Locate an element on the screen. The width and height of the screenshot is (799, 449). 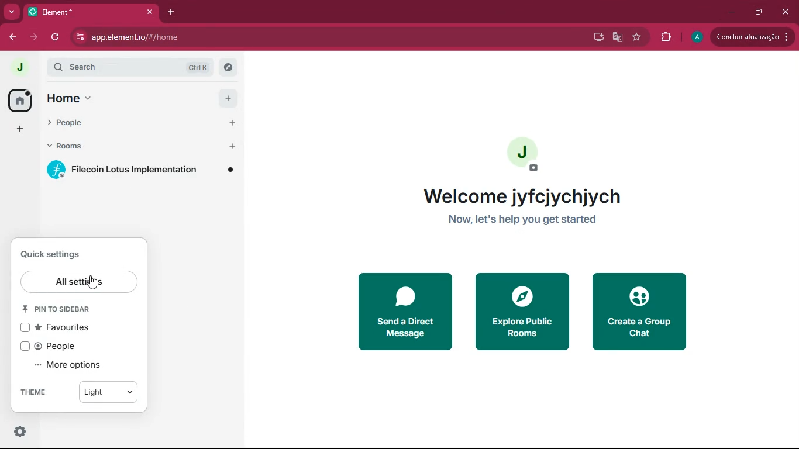
filecoin lotus implementation  is located at coordinates (140, 171).